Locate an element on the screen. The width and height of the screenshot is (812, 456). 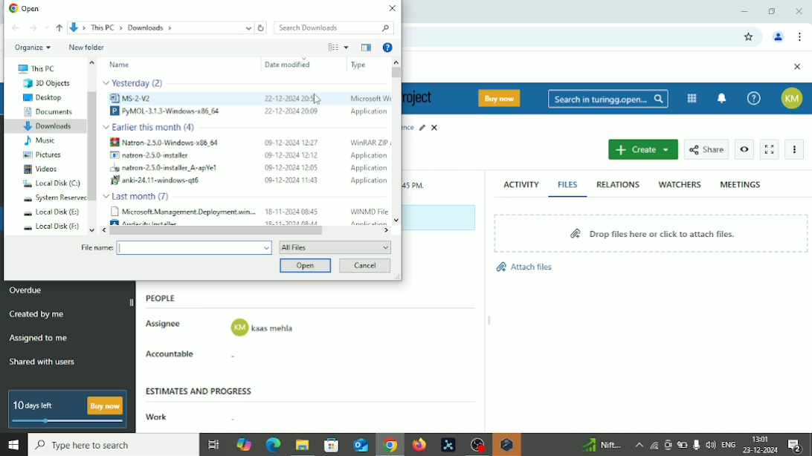
People is located at coordinates (166, 299).